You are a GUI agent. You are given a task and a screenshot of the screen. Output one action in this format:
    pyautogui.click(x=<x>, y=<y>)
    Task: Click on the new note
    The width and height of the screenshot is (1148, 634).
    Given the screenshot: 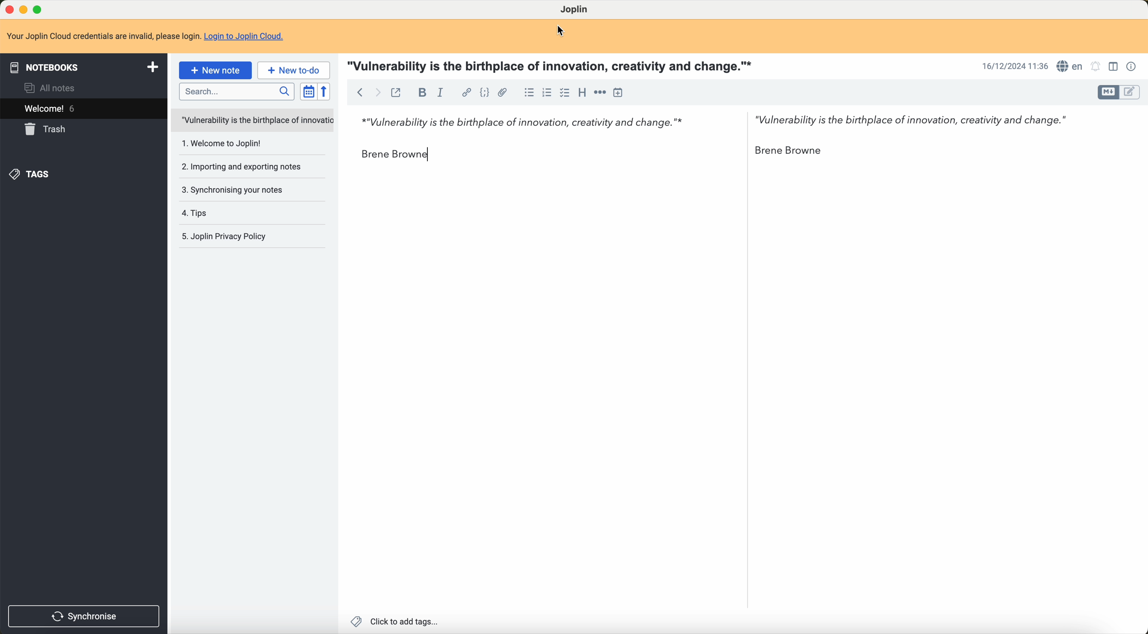 What is the action you would take?
    pyautogui.click(x=215, y=70)
    